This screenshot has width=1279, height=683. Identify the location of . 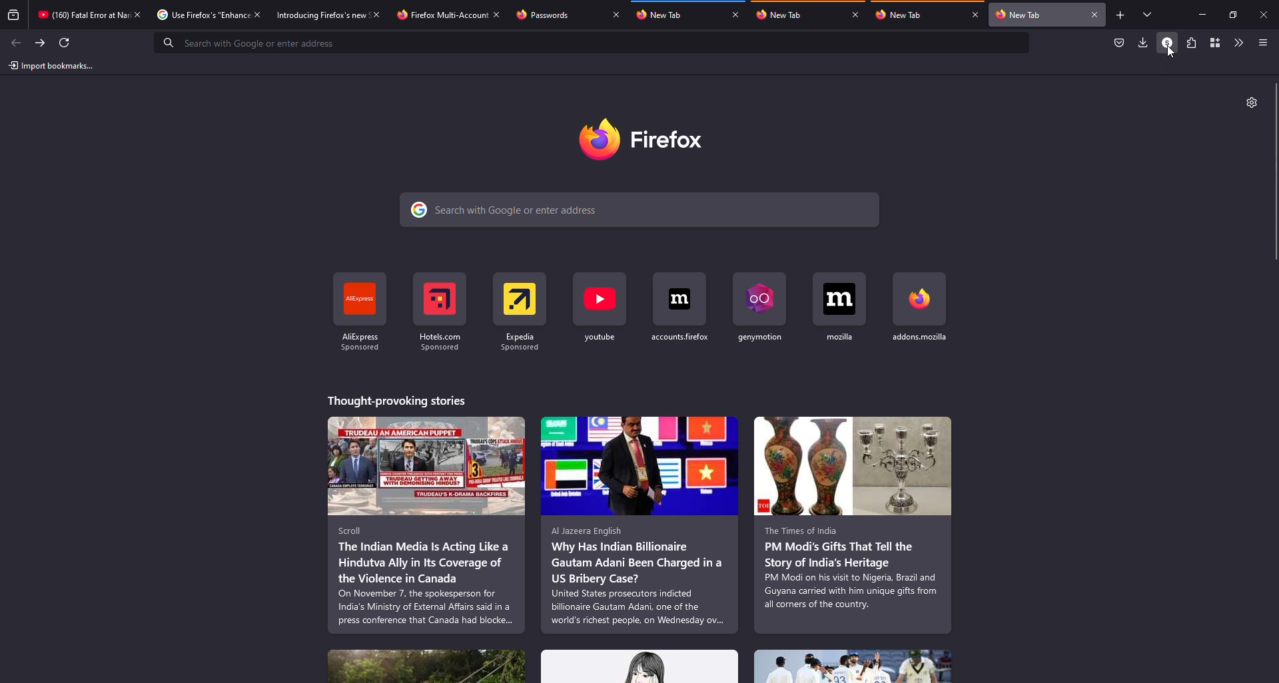
(15, 43).